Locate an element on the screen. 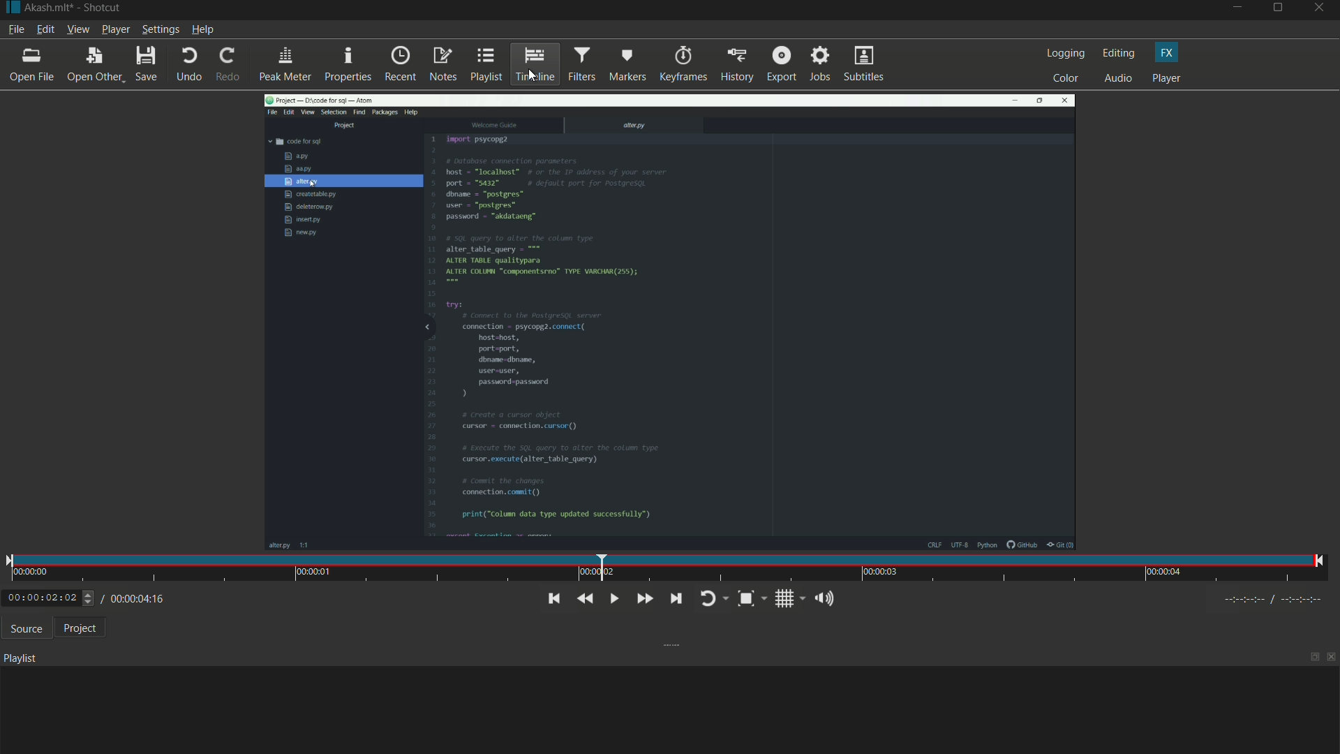  settings menu is located at coordinates (160, 29).